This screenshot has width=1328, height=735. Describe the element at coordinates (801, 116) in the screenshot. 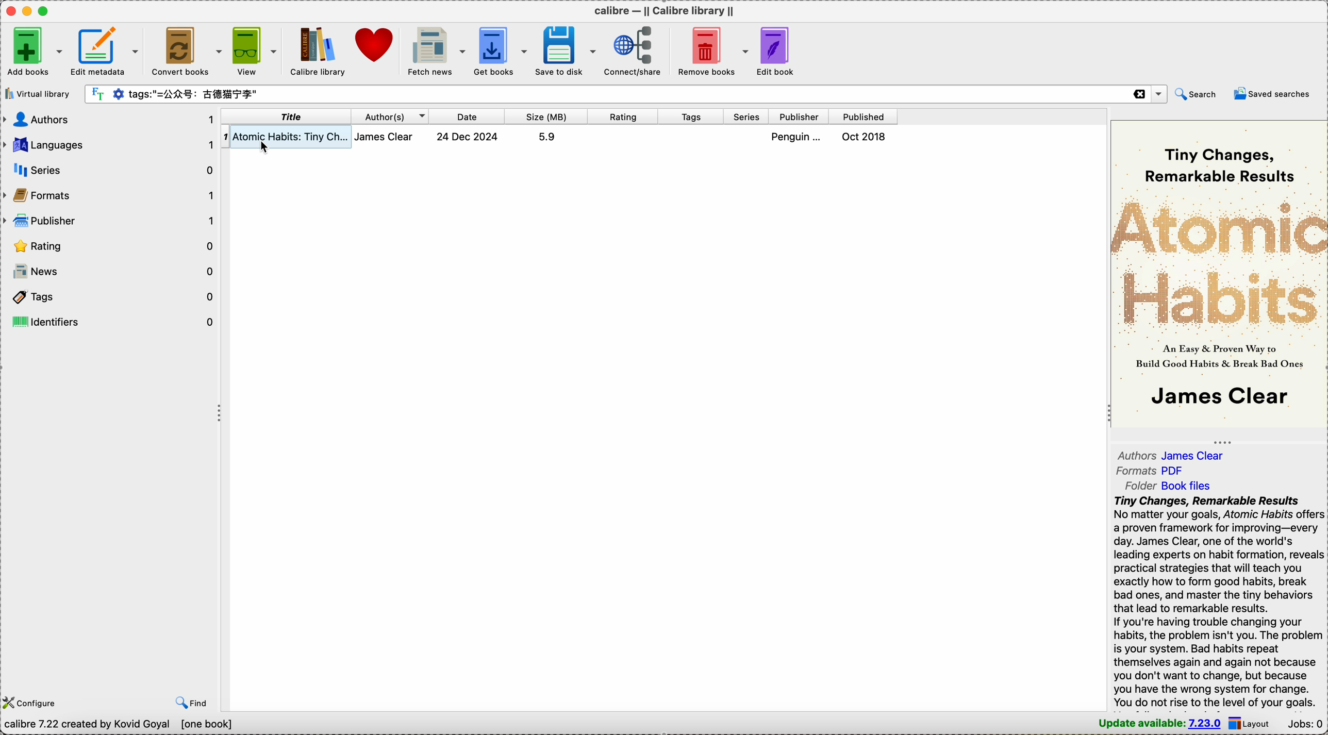

I see `publisher` at that location.